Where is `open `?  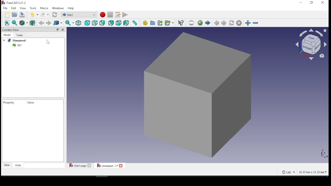
open  is located at coordinates (15, 15).